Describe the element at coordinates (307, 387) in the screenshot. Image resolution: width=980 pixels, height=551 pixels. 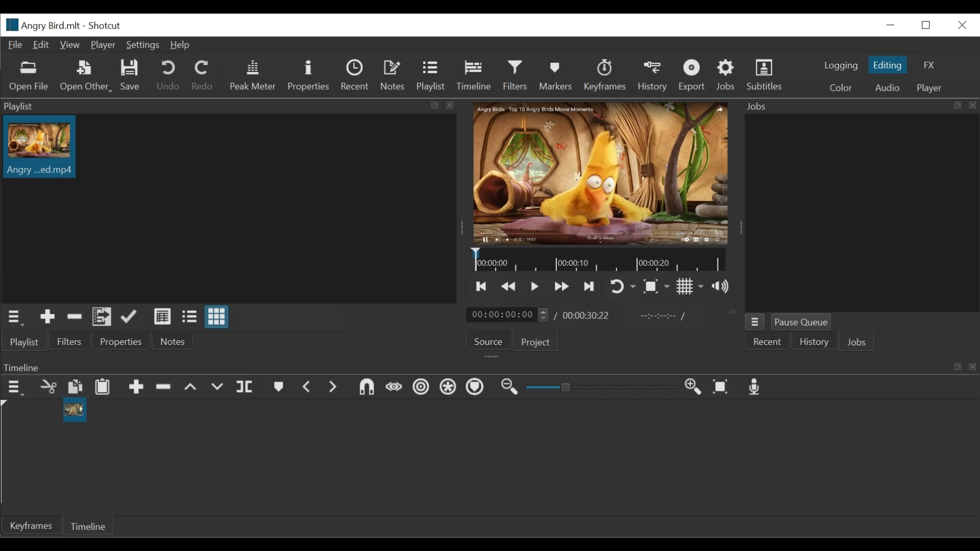
I see `Previous marker` at that location.